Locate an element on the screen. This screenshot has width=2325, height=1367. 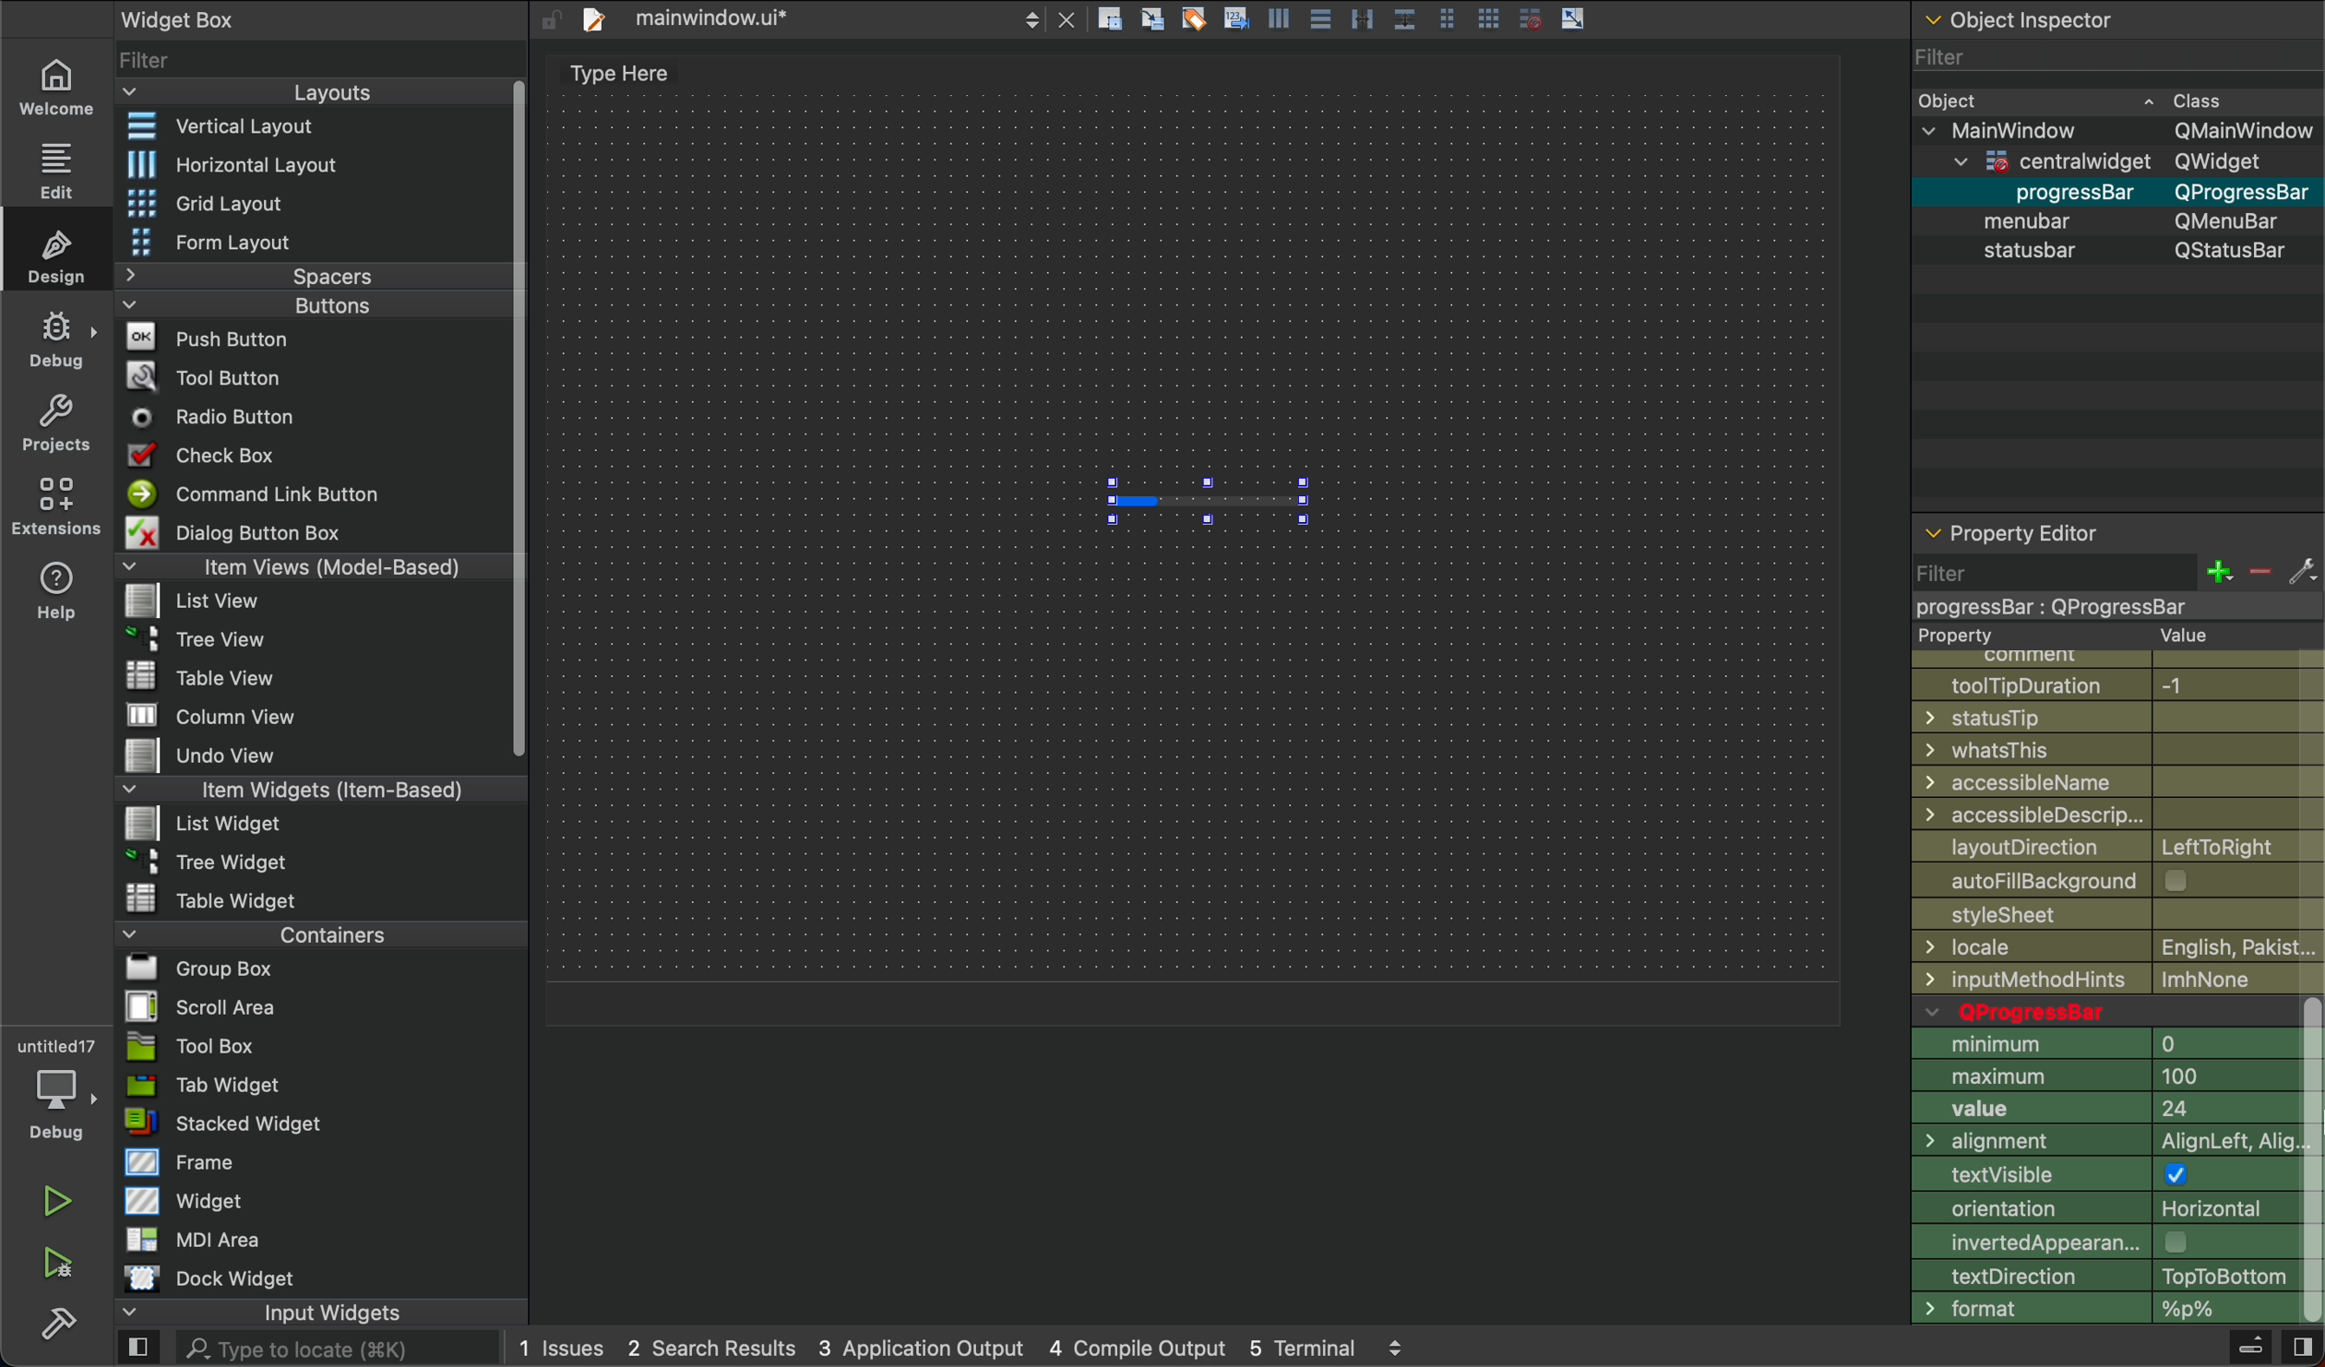
search here is located at coordinates (336, 1349).